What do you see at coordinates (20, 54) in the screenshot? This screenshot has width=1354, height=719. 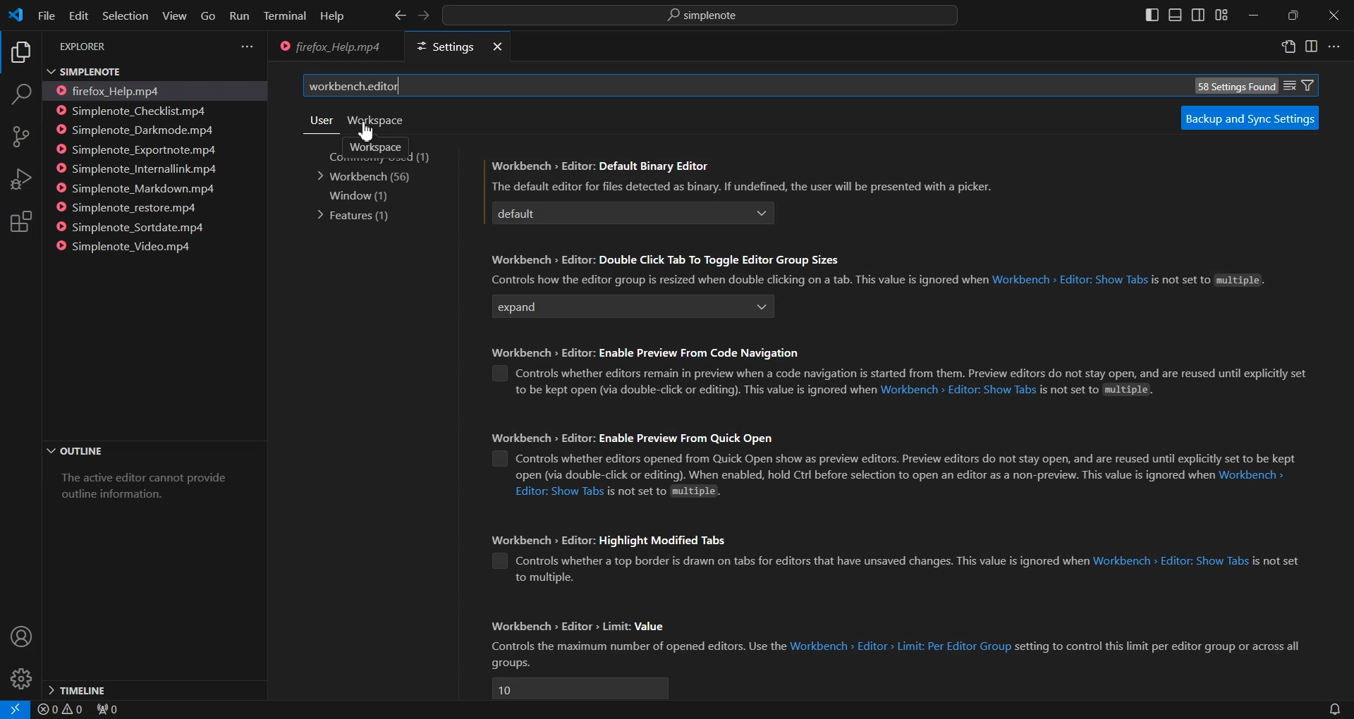 I see `Explorer` at bounding box center [20, 54].